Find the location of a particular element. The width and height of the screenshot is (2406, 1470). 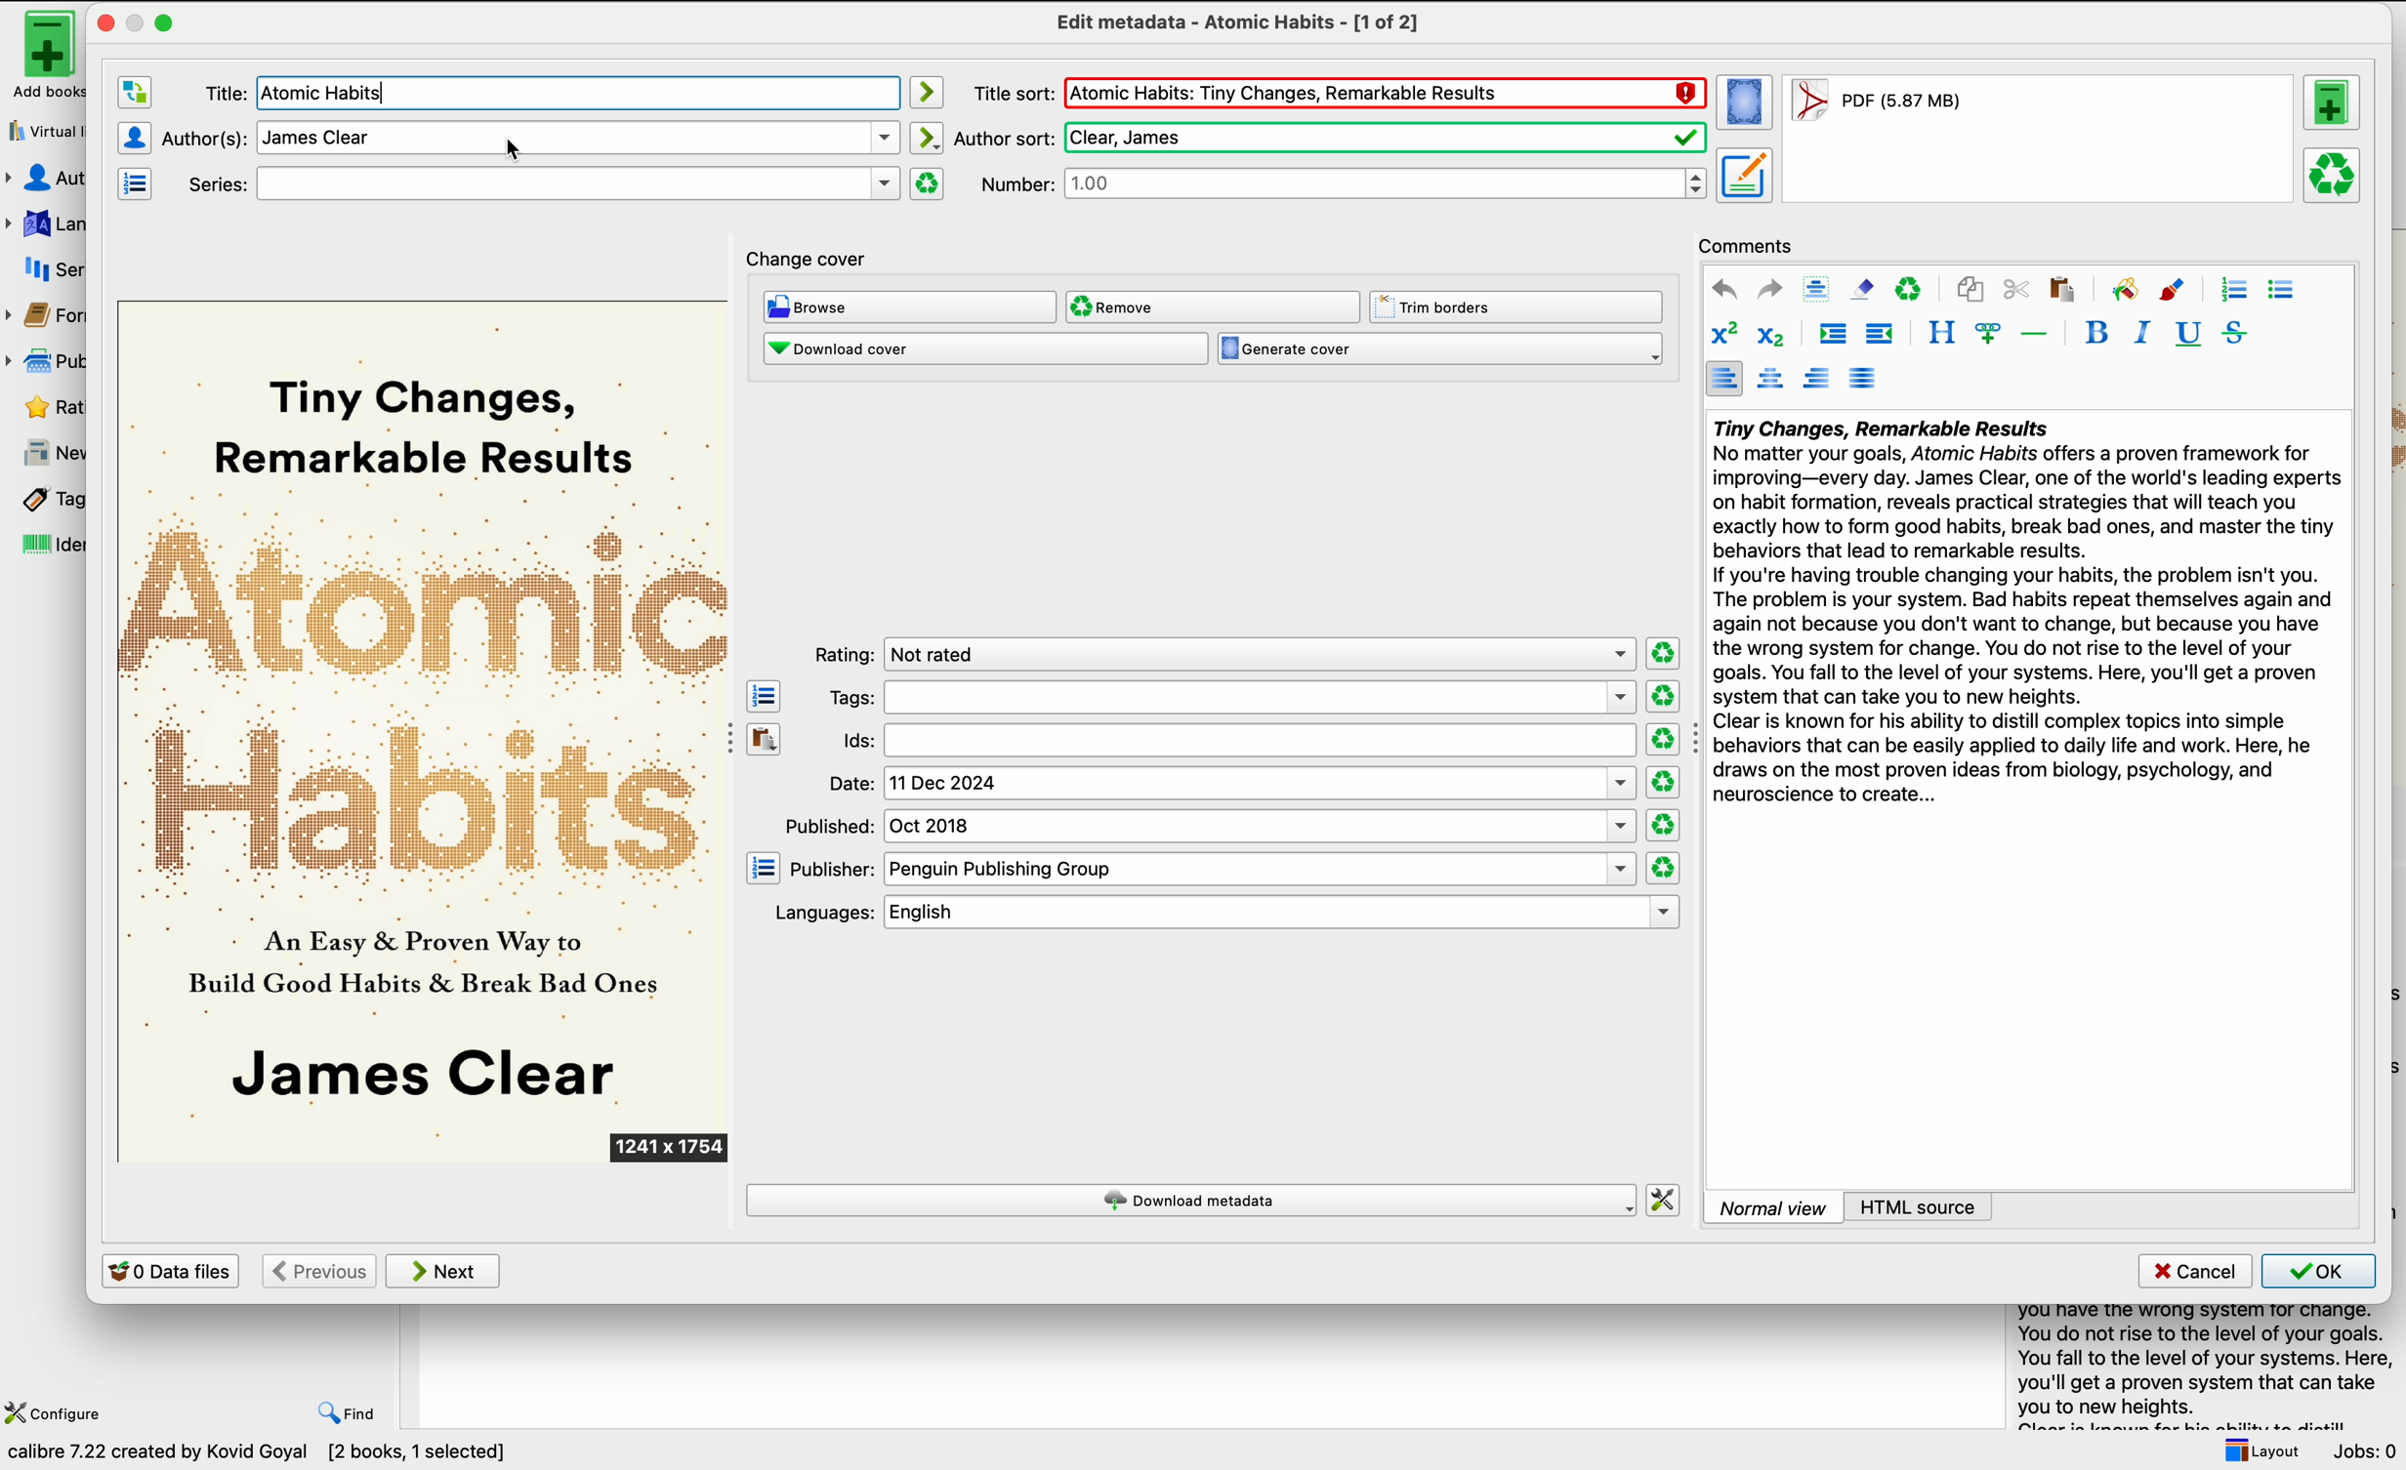

title is located at coordinates (215, 92).